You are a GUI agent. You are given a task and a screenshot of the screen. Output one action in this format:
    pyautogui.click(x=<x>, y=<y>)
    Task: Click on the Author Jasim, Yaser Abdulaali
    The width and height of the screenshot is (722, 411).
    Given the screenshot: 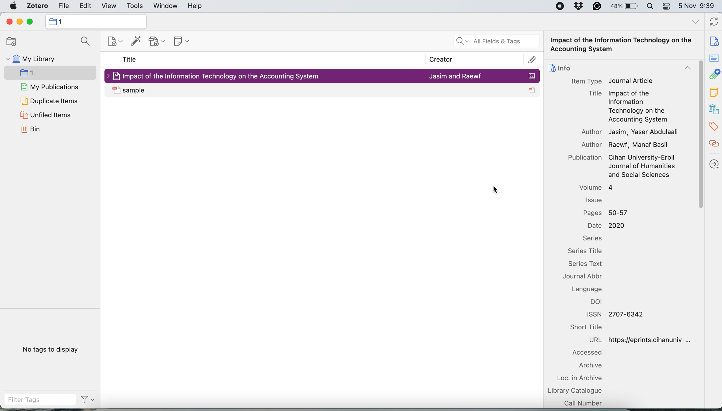 What is the action you would take?
    pyautogui.click(x=631, y=132)
    